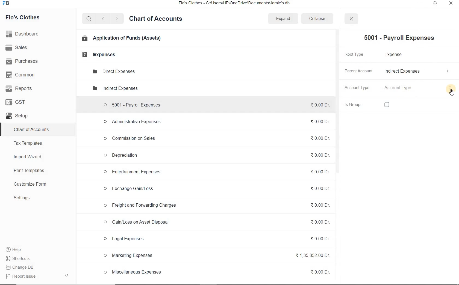 This screenshot has height=285, width=459. I want to click on Is Group, so click(358, 105).